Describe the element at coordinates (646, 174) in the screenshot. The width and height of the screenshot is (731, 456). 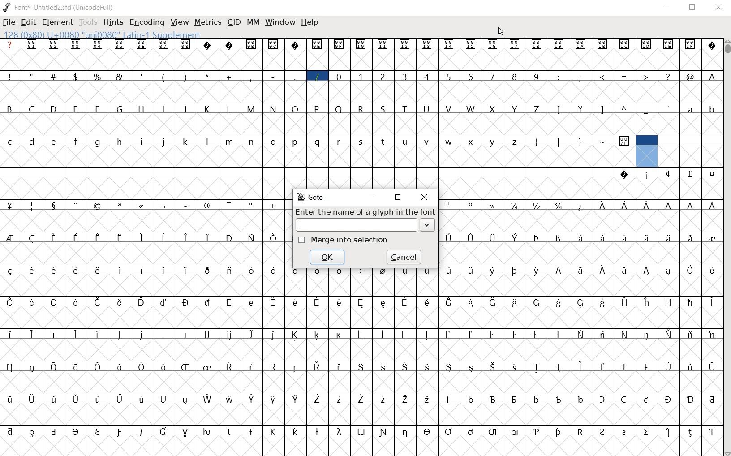
I see `Symbol` at that location.